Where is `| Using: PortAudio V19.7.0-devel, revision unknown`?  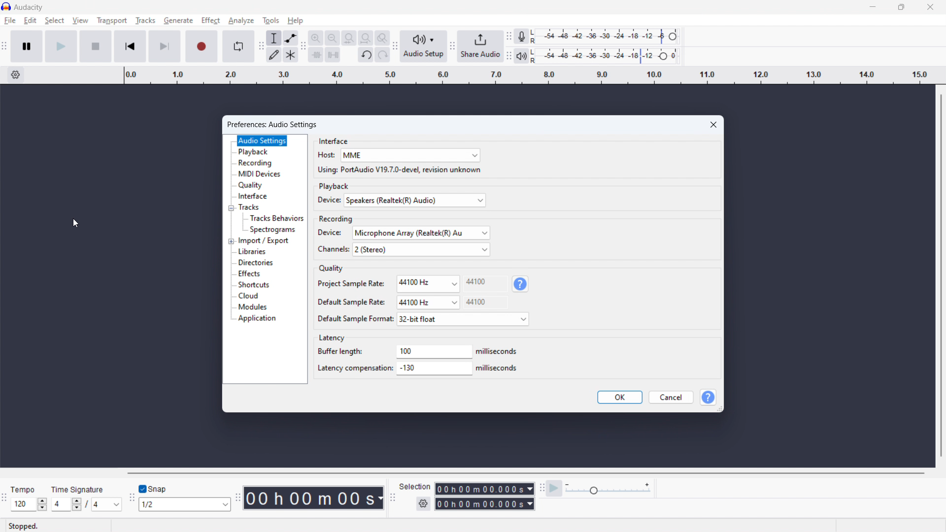 | Using: PortAudio V19.7.0-devel, revision unknown is located at coordinates (398, 171).